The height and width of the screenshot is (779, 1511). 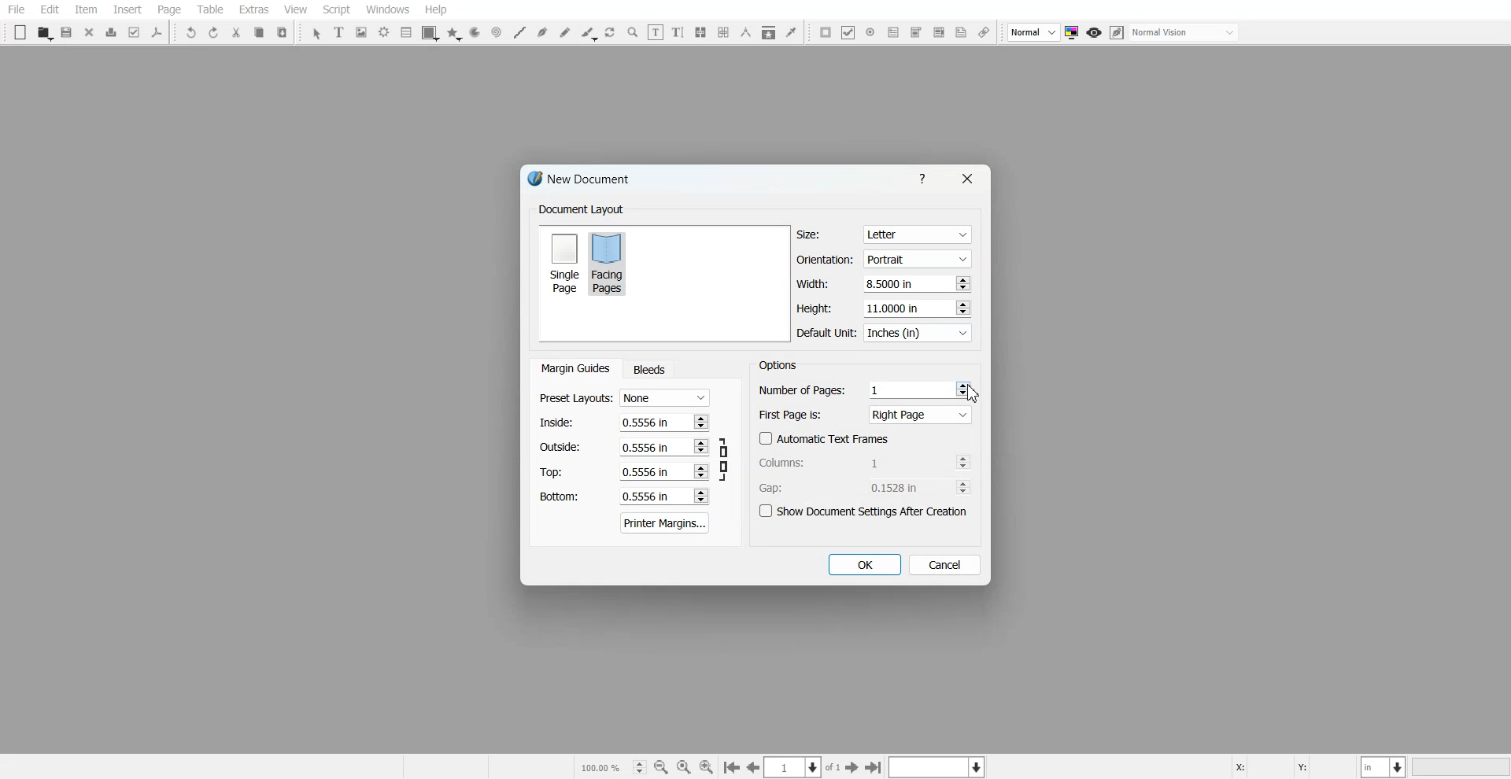 I want to click on Increase and decrease No. , so click(x=701, y=447).